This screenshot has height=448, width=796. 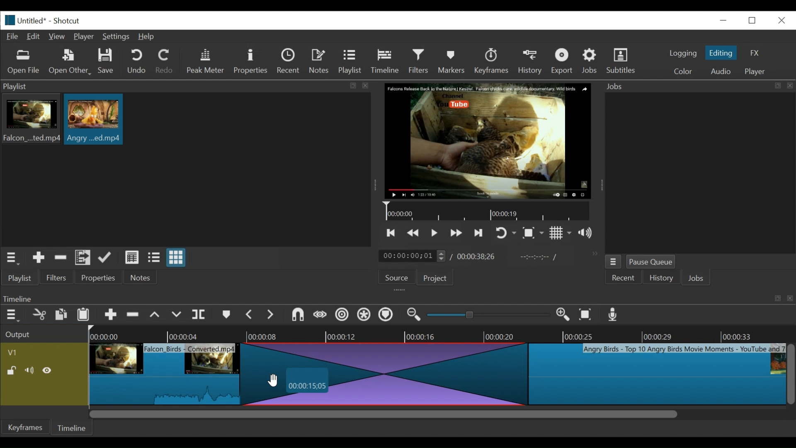 I want to click on Toggle play or pause, so click(x=435, y=233).